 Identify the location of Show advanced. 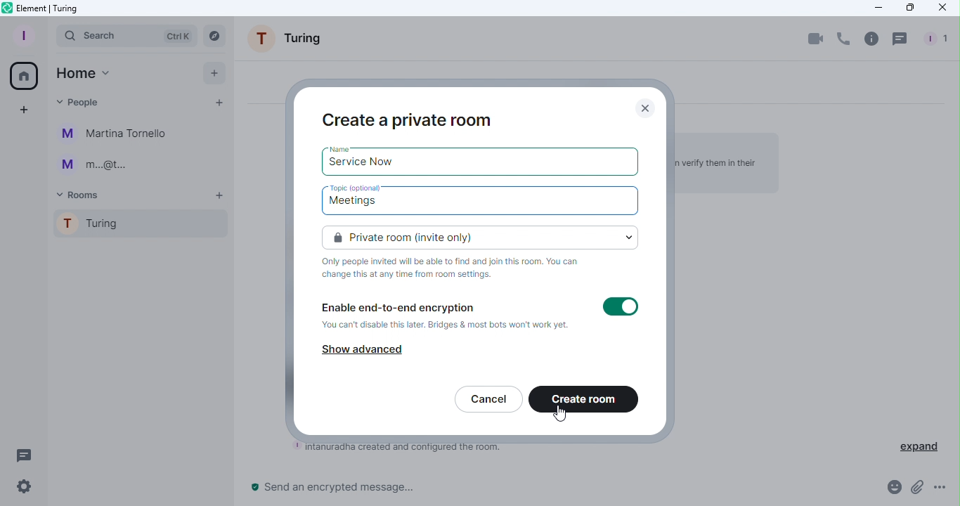
(364, 349).